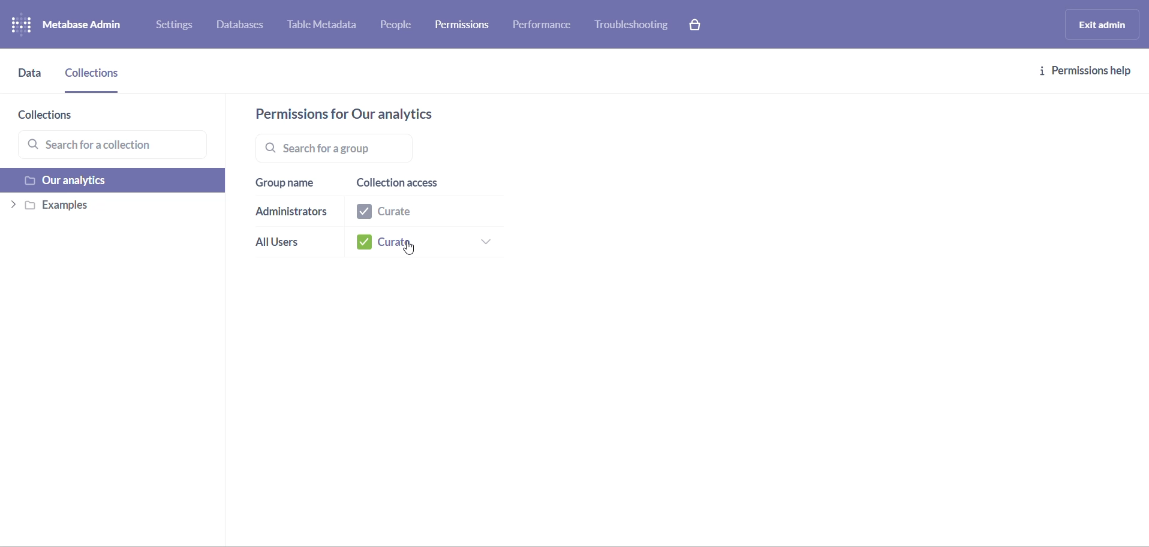 The height and width of the screenshot is (547, 1149). Describe the element at coordinates (426, 244) in the screenshot. I see `access level` at that location.